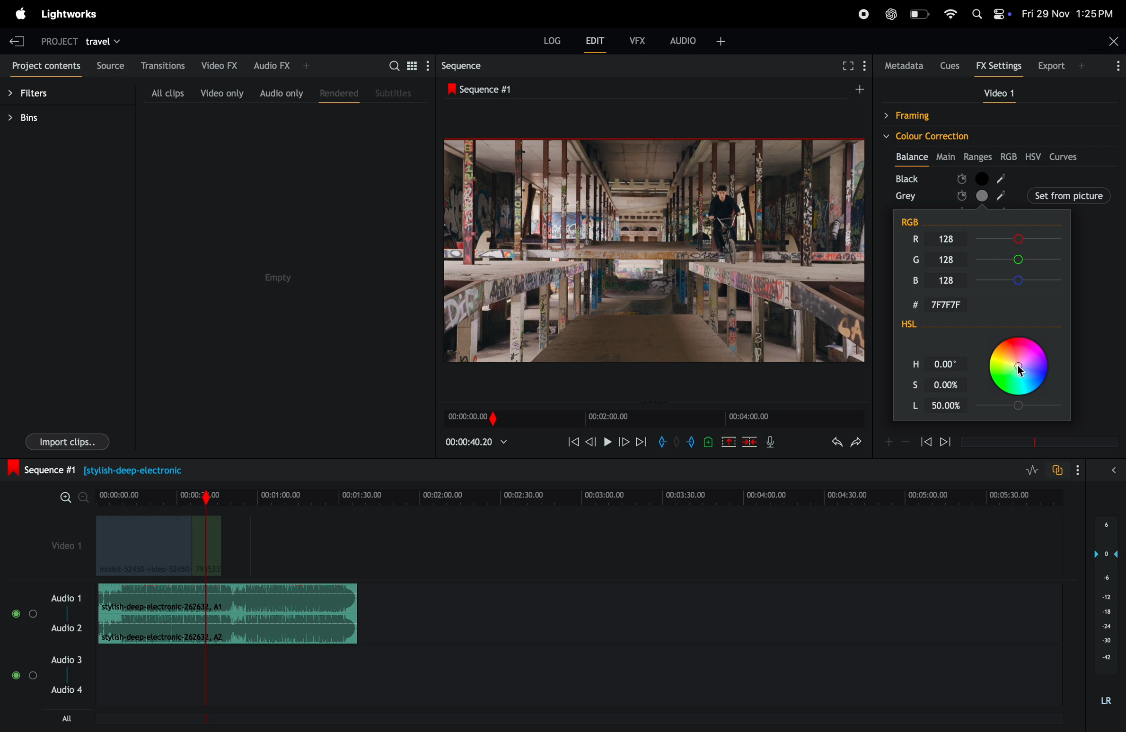  I want to click on export, so click(1064, 66).